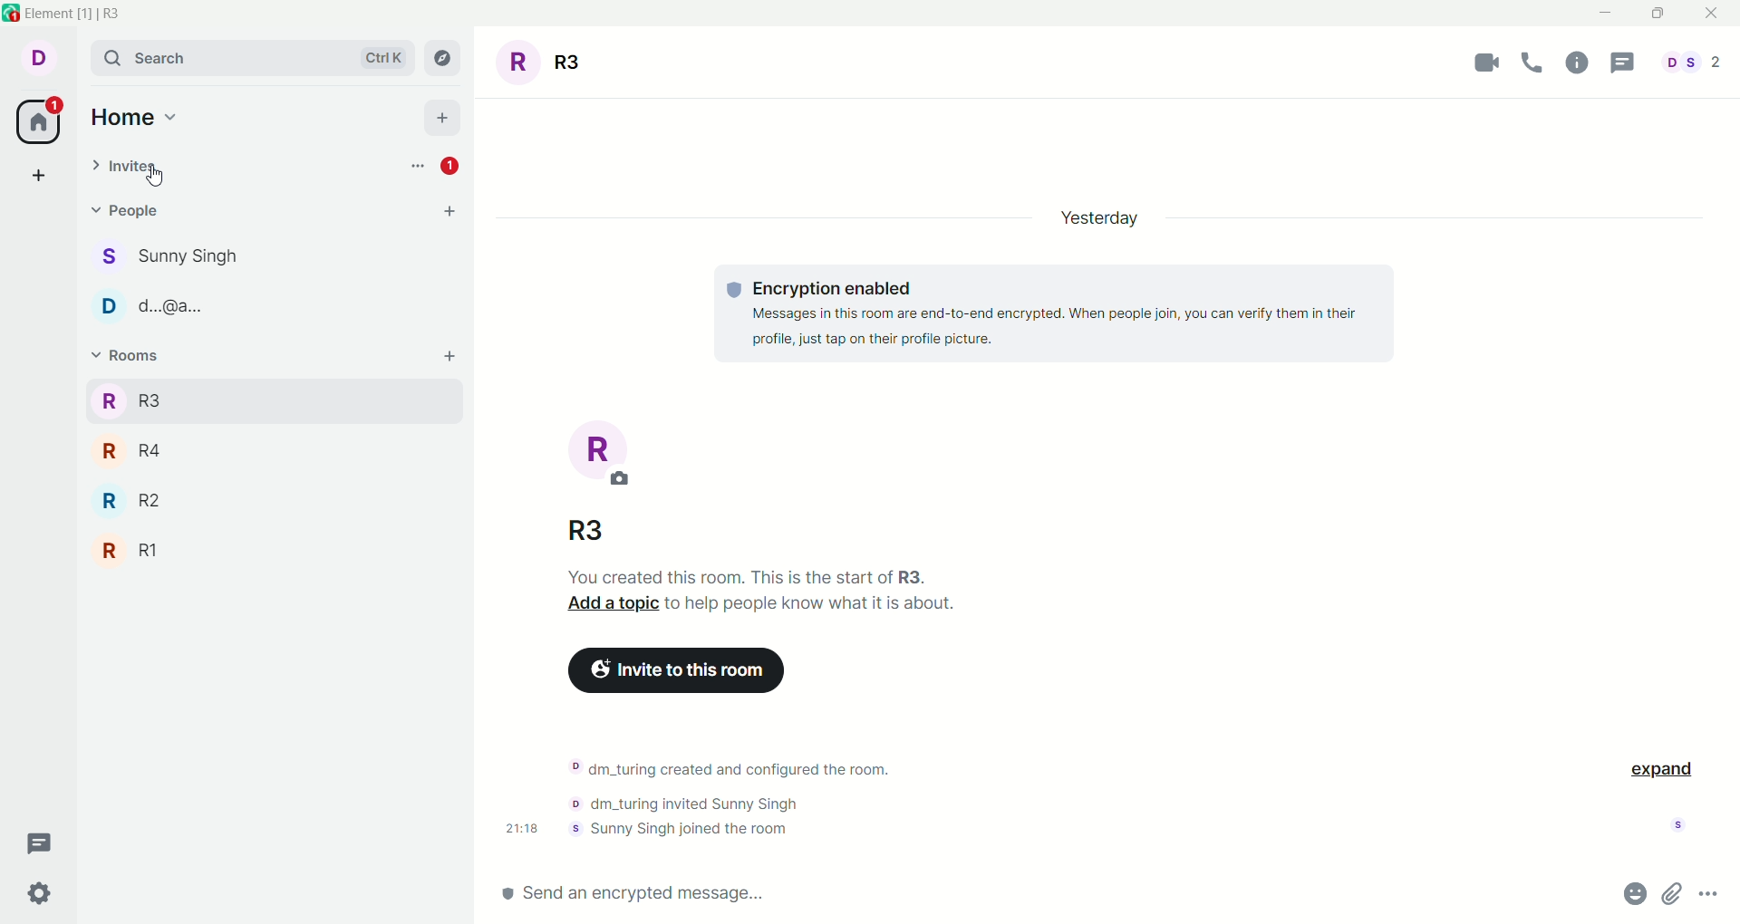  Describe the element at coordinates (42, 842) in the screenshot. I see `threads` at that location.